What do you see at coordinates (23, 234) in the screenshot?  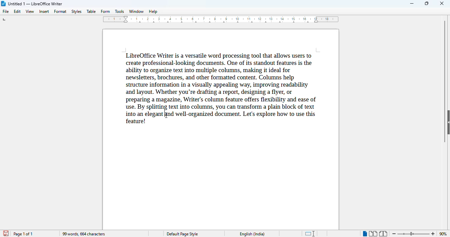 I see `page 1 of 1` at bounding box center [23, 234].